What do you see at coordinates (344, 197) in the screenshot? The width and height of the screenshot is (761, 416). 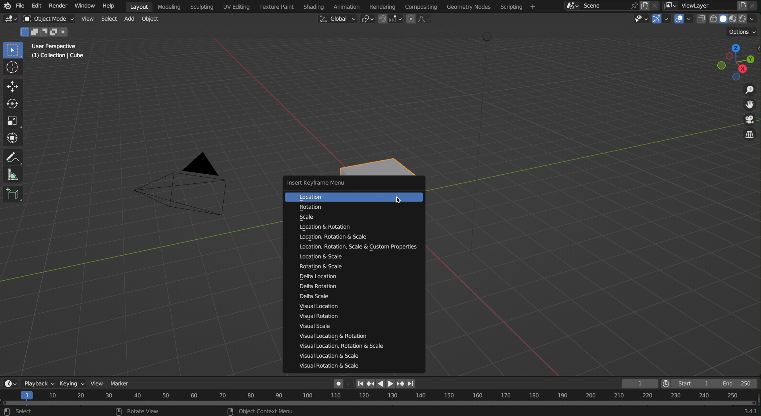 I see `Location` at bounding box center [344, 197].